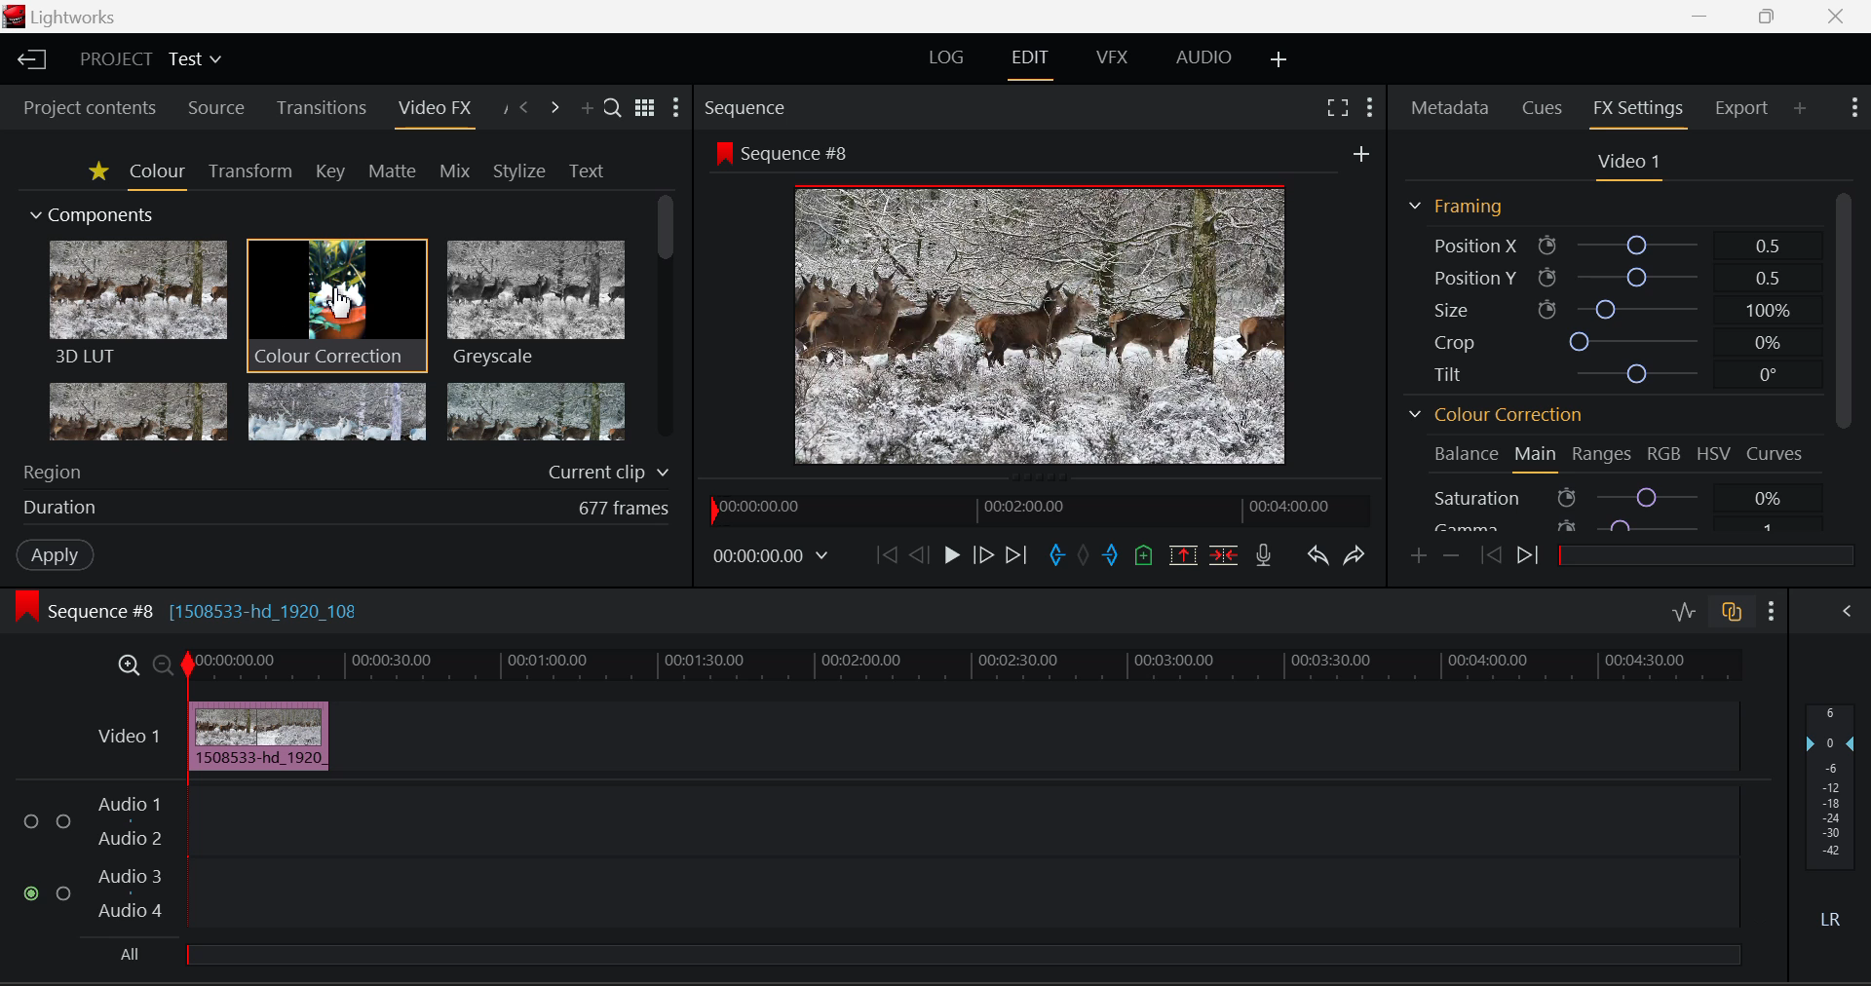 This screenshot has height=986, width=1871. I want to click on Close, so click(1835, 18).